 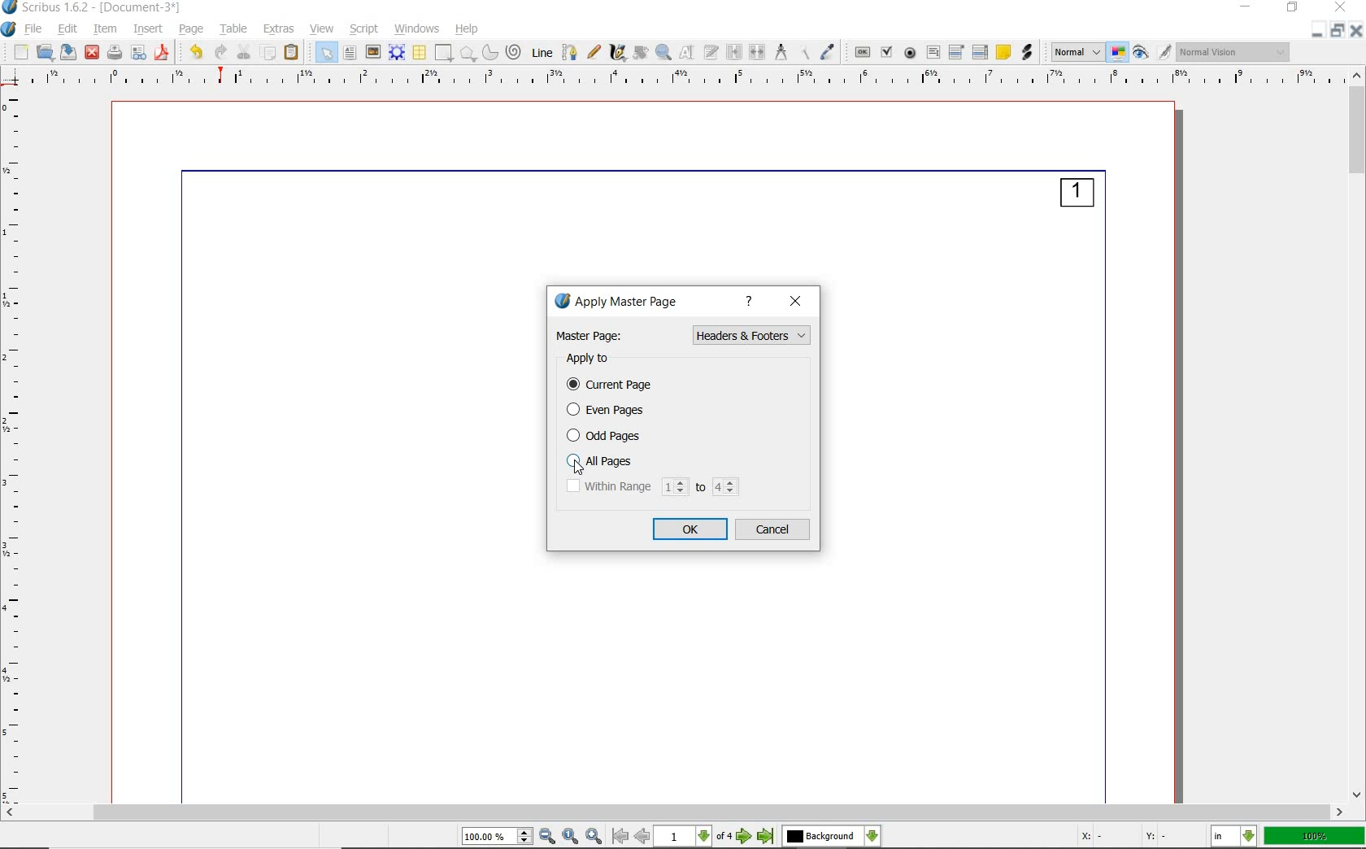 I want to click on current page, so click(x=613, y=385).